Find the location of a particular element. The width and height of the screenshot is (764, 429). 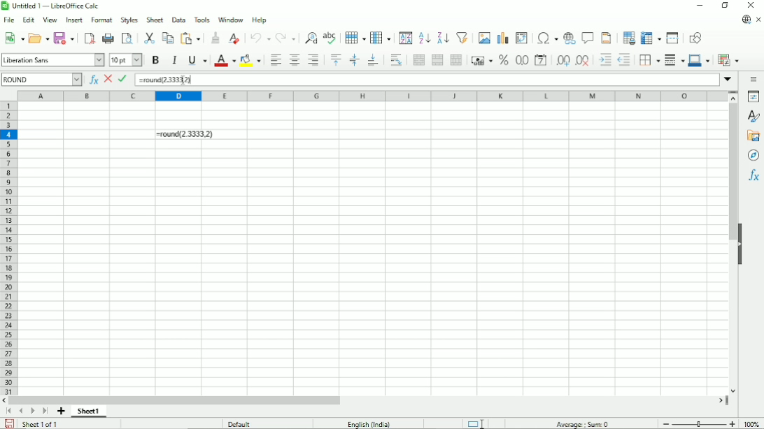

Conditional is located at coordinates (730, 60).